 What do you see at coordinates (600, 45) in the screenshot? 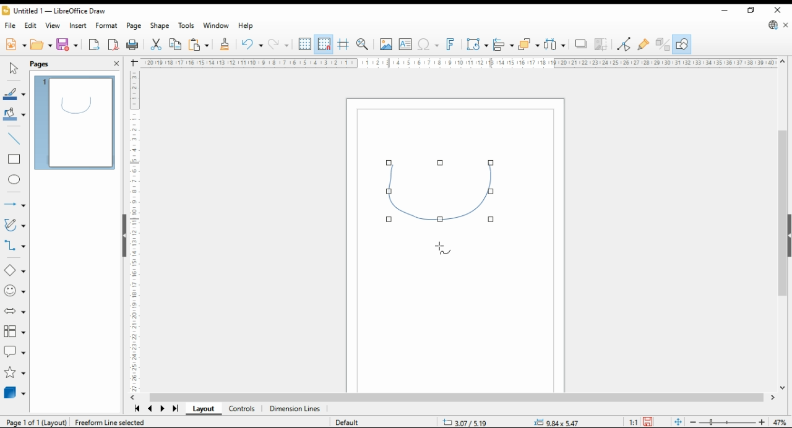
I see `crop` at bounding box center [600, 45].